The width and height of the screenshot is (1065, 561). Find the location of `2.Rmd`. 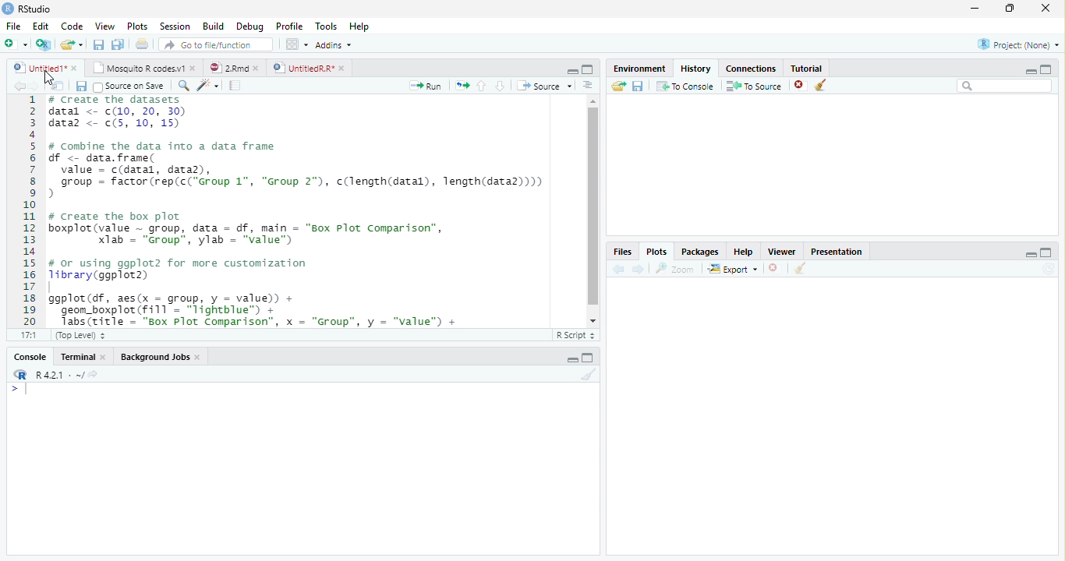

2.Rmd is located at coordinates (228, 68).